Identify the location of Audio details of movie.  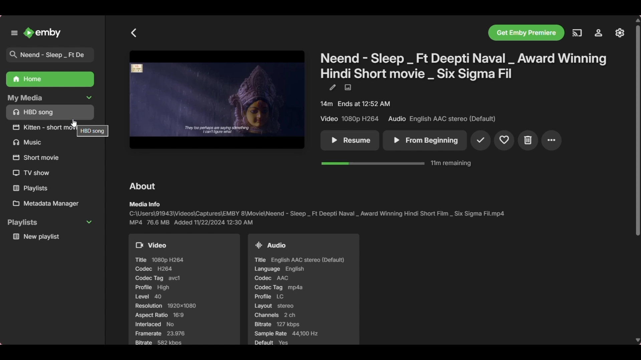
(303, 289).